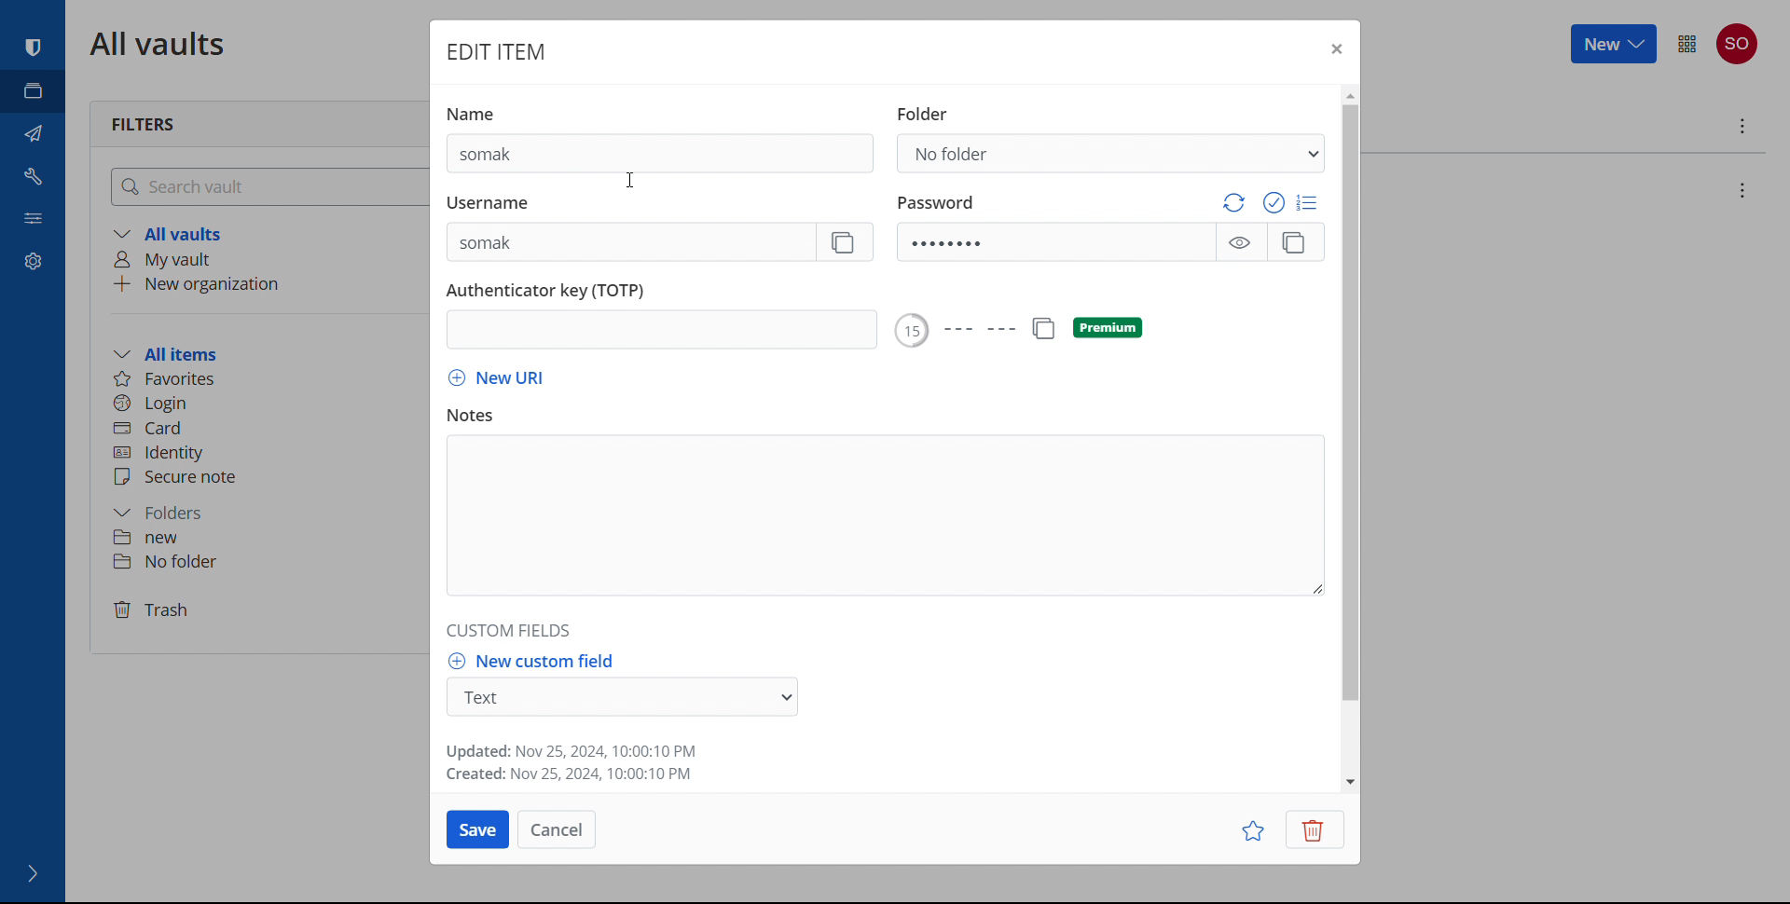  What do you see at coordinates (1252, 830) in the screenshot?
I see `favorites` at bounding box center [1252, 830].